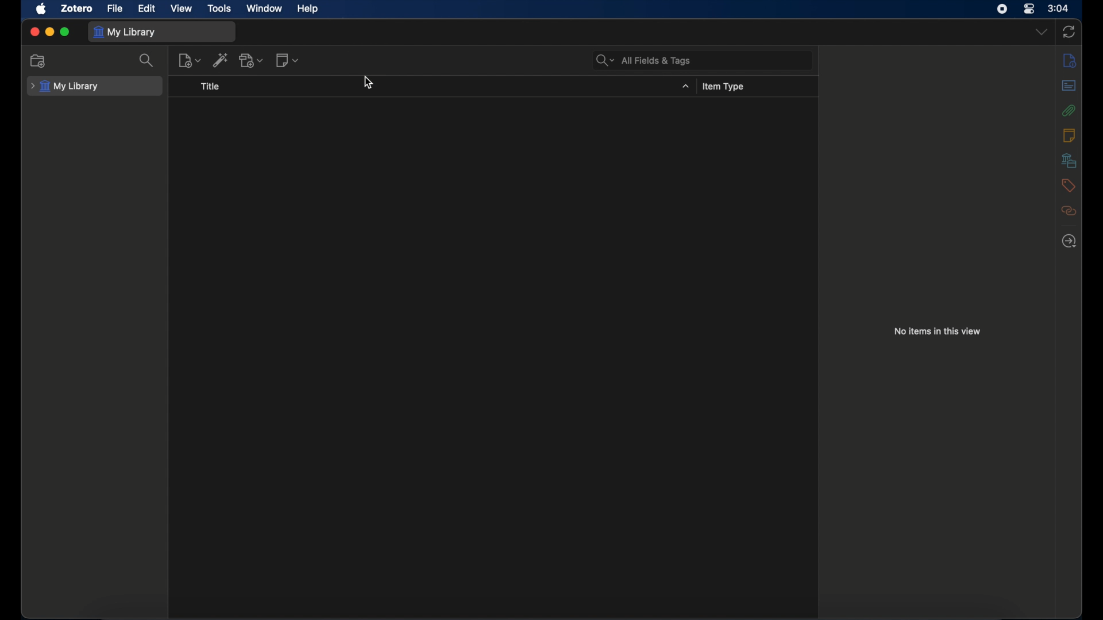 The width and height of the screenshot is (1103, 620). I want to click on minimize, so click(51, 32).